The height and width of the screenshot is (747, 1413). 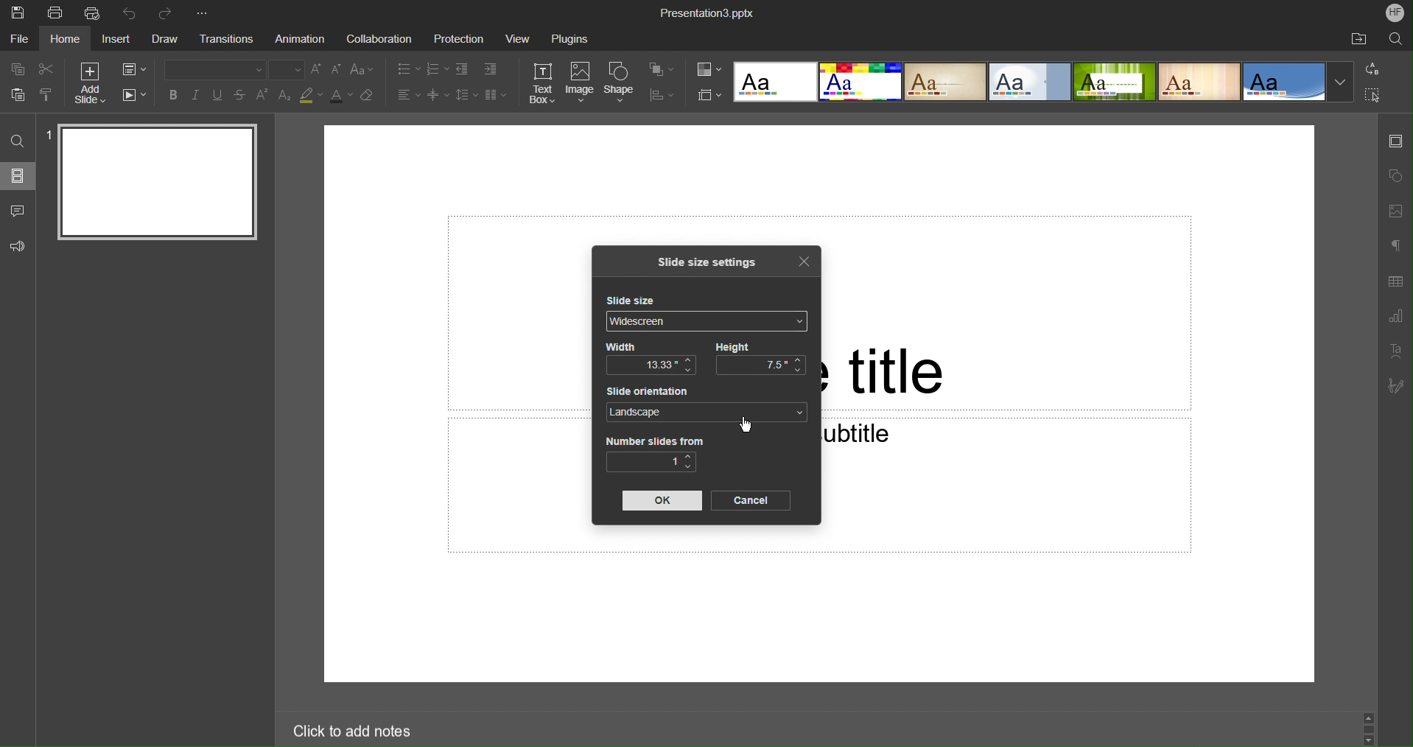 What do you see at coordinates (18, 175) in the screenshot?
I see `Slides` at bounding box center [18, 175].